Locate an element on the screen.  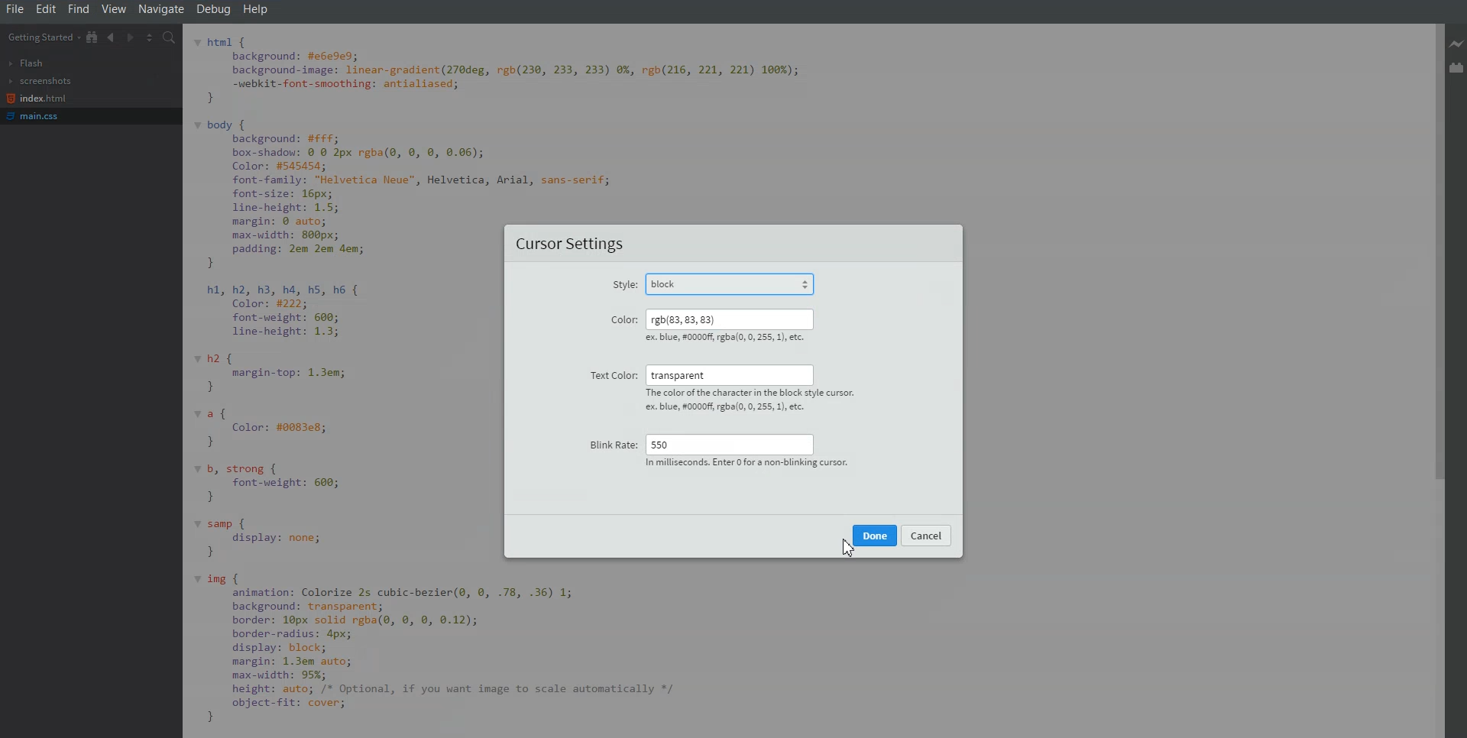
transparent is located at coordinates (730, 375).